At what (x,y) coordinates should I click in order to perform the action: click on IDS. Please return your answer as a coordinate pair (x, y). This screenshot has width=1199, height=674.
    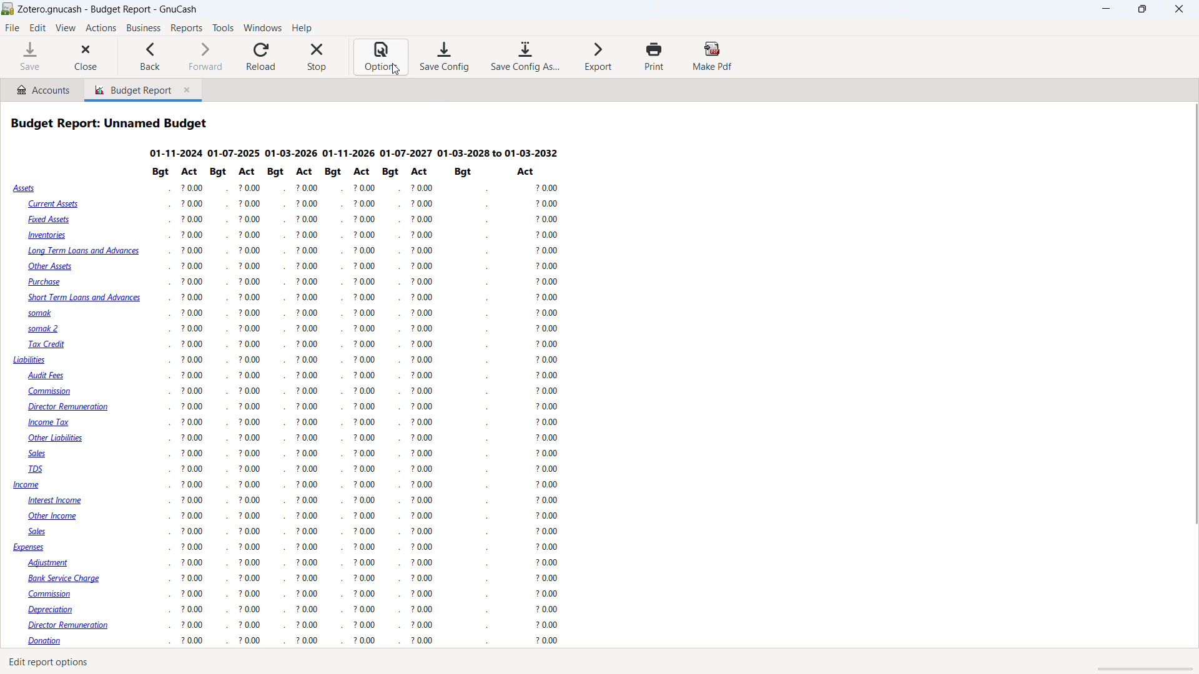
    Looking at the image, I should click on (38, 470).